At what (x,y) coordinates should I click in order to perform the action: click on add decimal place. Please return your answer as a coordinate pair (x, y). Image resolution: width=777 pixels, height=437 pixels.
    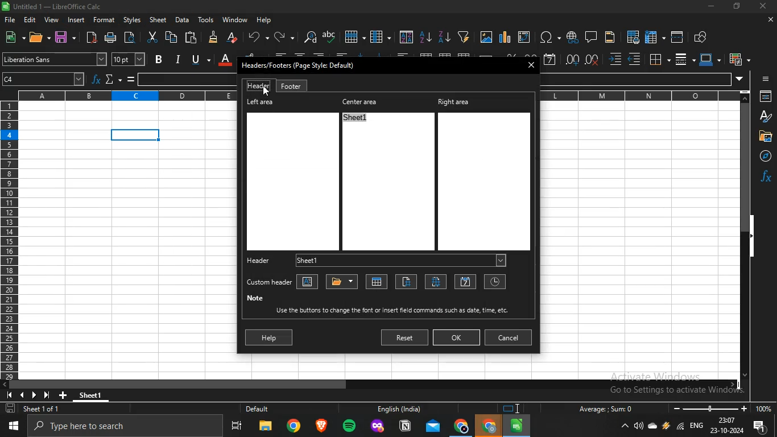
    Looking at the image, I should click on (573, 60).